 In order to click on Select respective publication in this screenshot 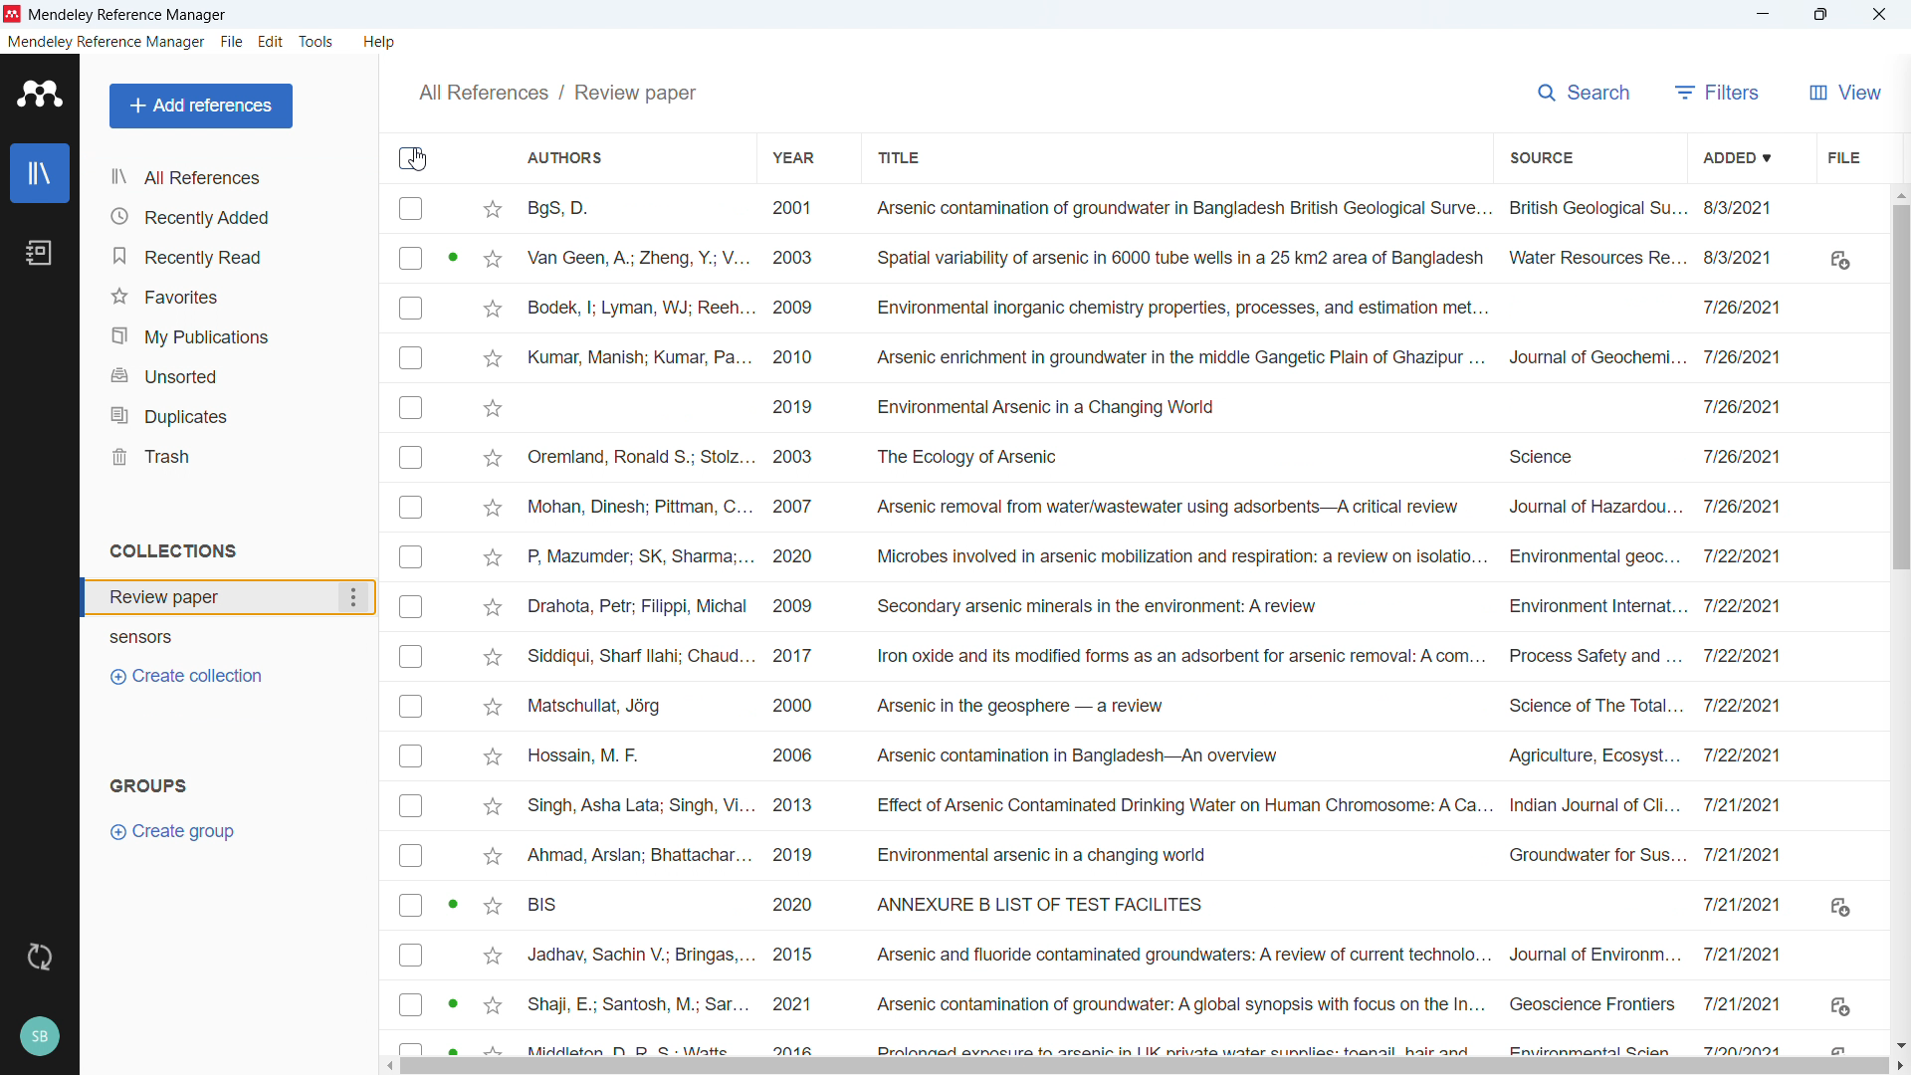, I will do `click(411, 458)`.